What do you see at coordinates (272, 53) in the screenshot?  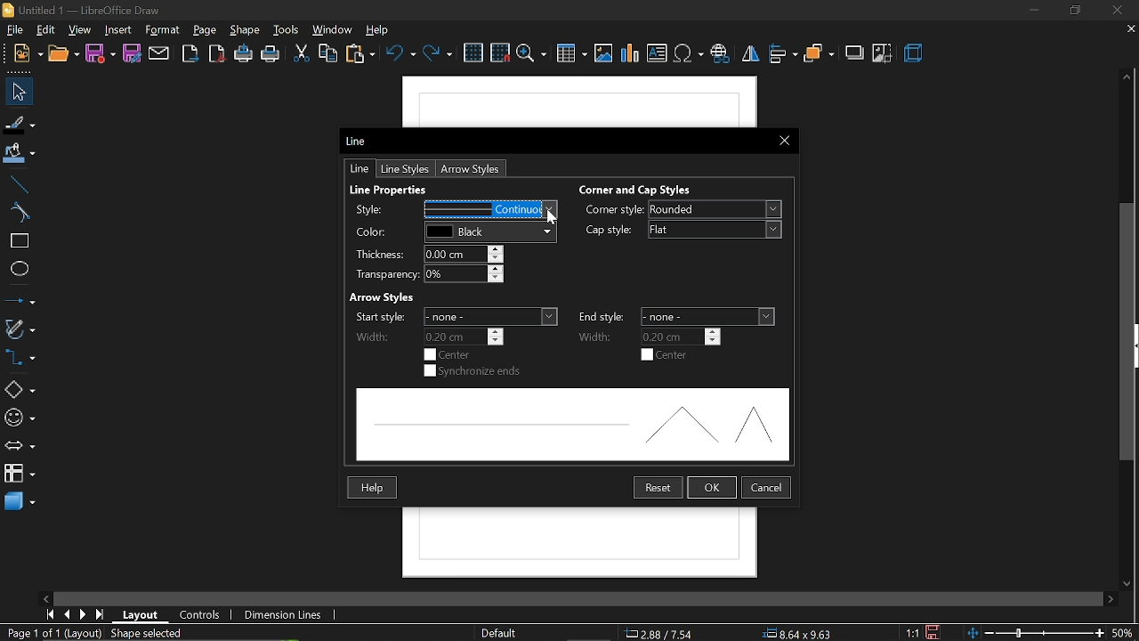 I see `print` at bounding box center [272, 53].